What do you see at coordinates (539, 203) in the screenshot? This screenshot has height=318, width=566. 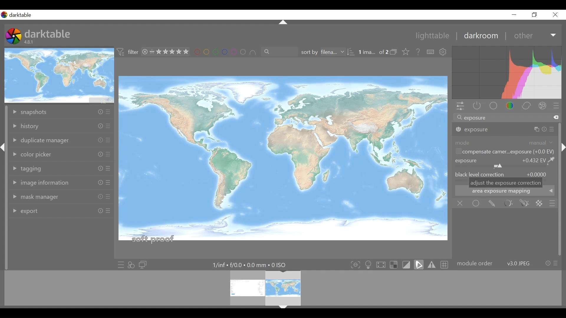 I see `raster mask ` at bounding box center [539, 203].